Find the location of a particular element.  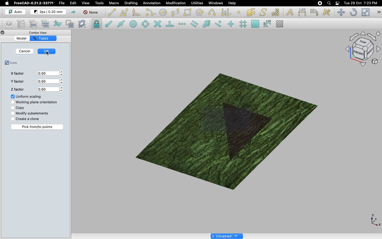

Z factor is located at coordinates (17, 90).